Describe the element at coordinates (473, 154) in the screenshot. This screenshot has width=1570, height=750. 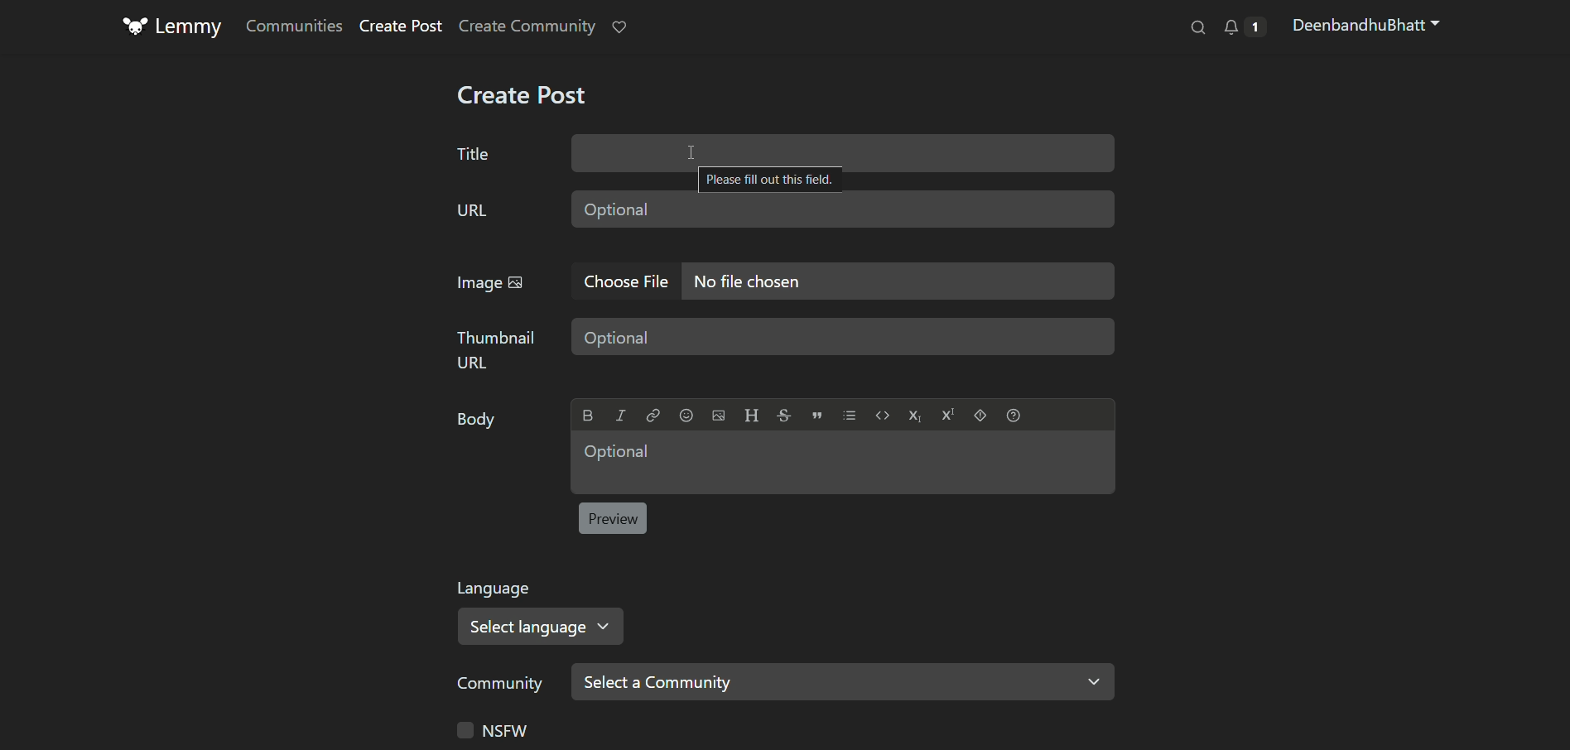
I see `title` at that location.